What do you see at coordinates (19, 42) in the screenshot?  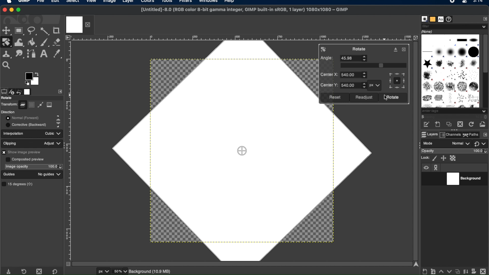 I see `warp transform` at bounding box center [19, 42].